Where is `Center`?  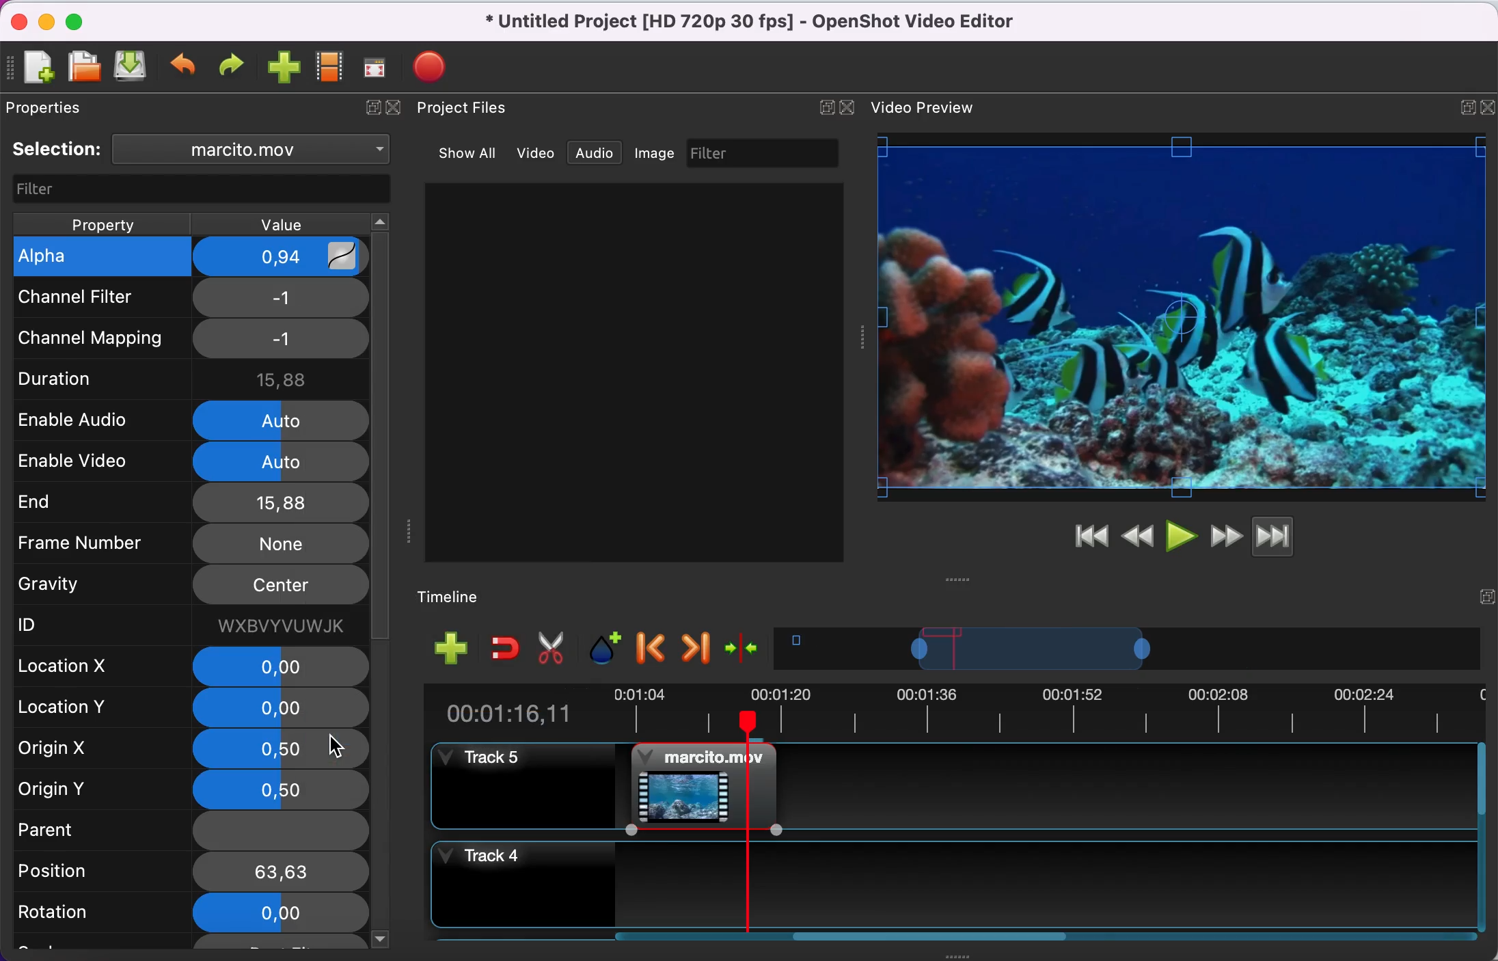
Center is located at coordinates (281, 583).